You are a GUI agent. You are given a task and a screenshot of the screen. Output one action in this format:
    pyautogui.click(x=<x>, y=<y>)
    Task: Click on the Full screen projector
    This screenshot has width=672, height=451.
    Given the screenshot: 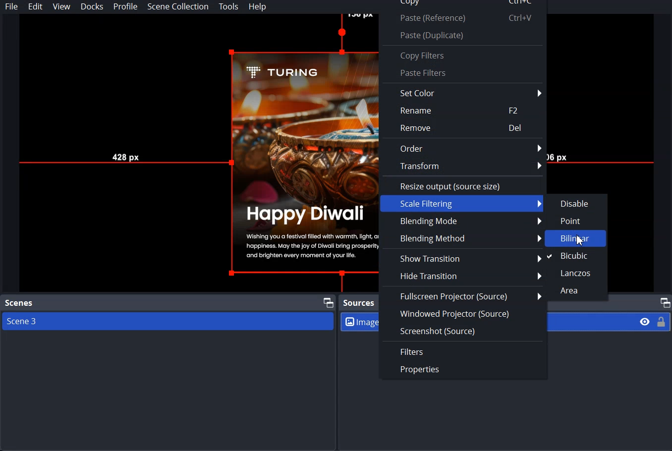 What is the action you would take?
    pyautogui.click(x=460, y=295)
    